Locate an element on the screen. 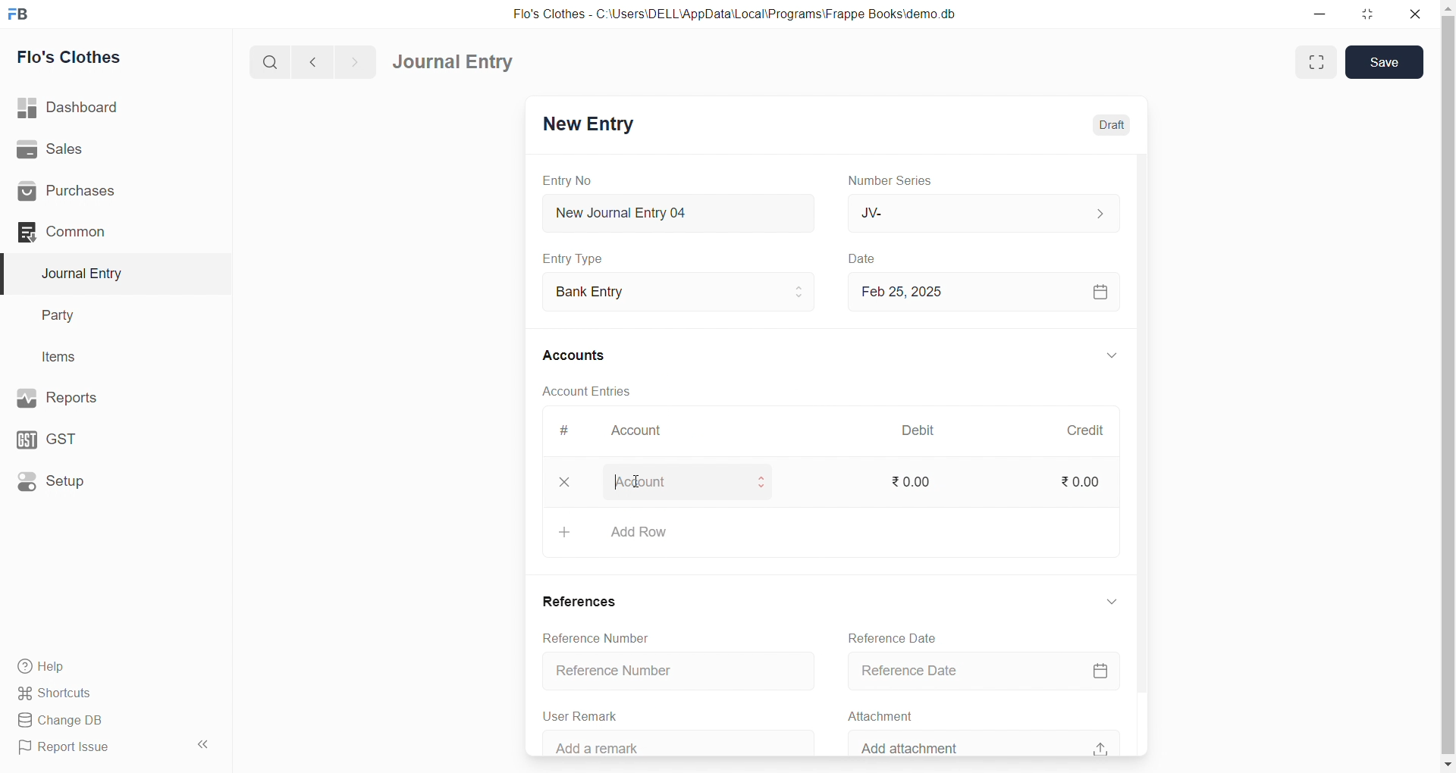  Items is located at coordinates (105, 358).